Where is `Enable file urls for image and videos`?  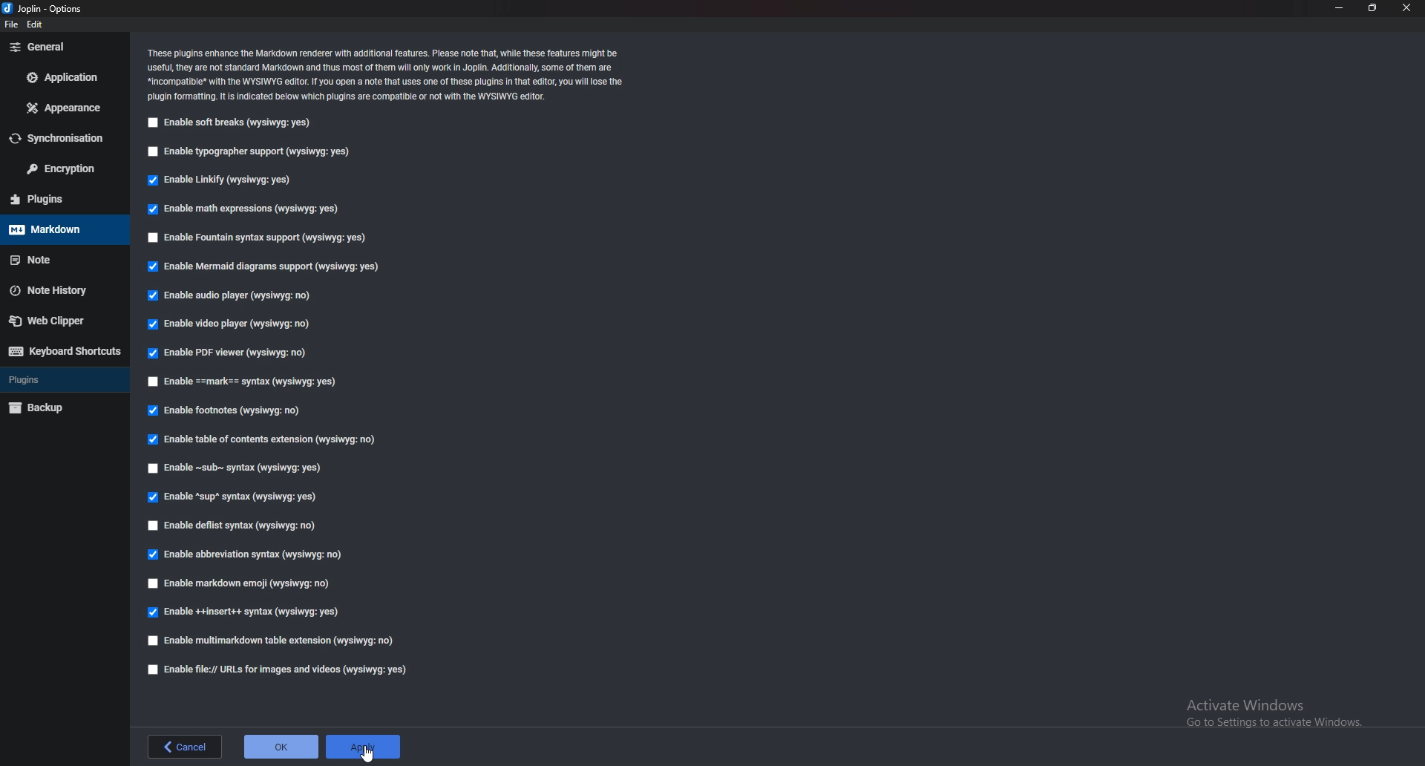
Enable file urls for image and videos is located at coordinates (289, 669).